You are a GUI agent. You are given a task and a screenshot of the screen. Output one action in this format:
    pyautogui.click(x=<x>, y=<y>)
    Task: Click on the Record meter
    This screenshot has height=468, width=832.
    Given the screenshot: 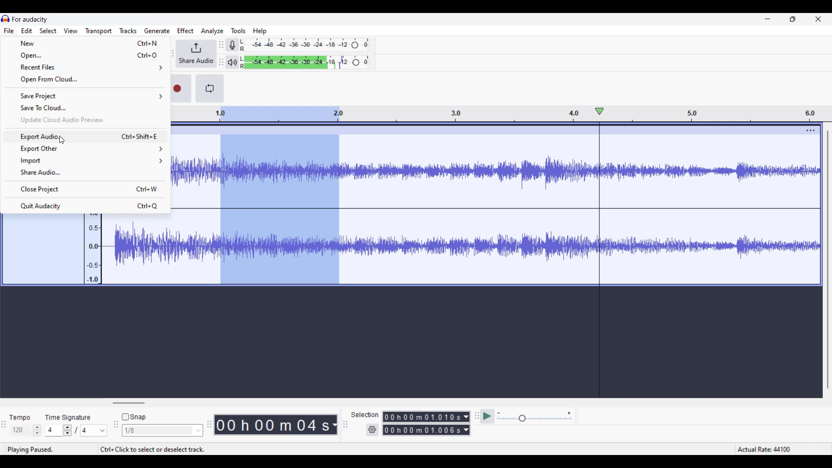 What is the action you would take?
    pyautogui.click(x=231, y=45)
    